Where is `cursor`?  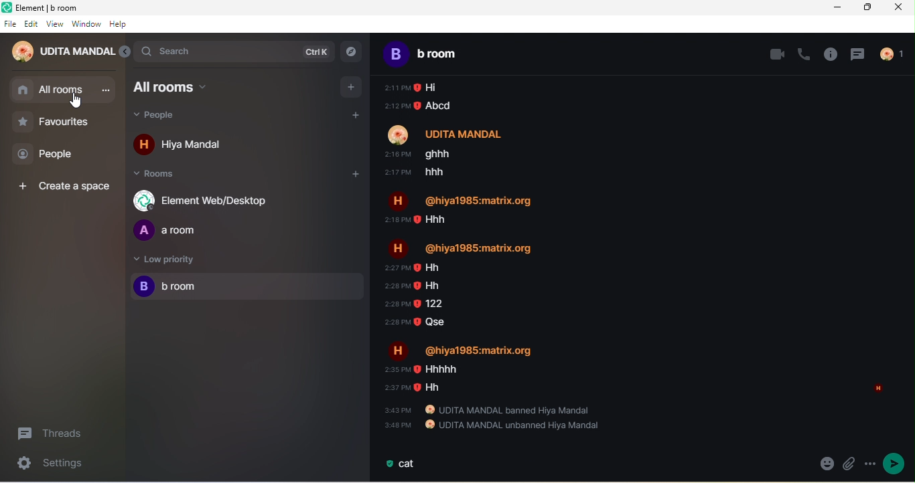 cursor is located at coordinates (78, 102).